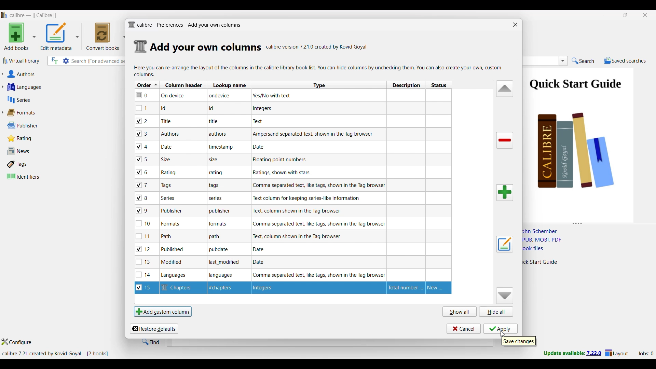 This screenshot has height=369, width=656. I want to click on Software name, so click(33, 15).